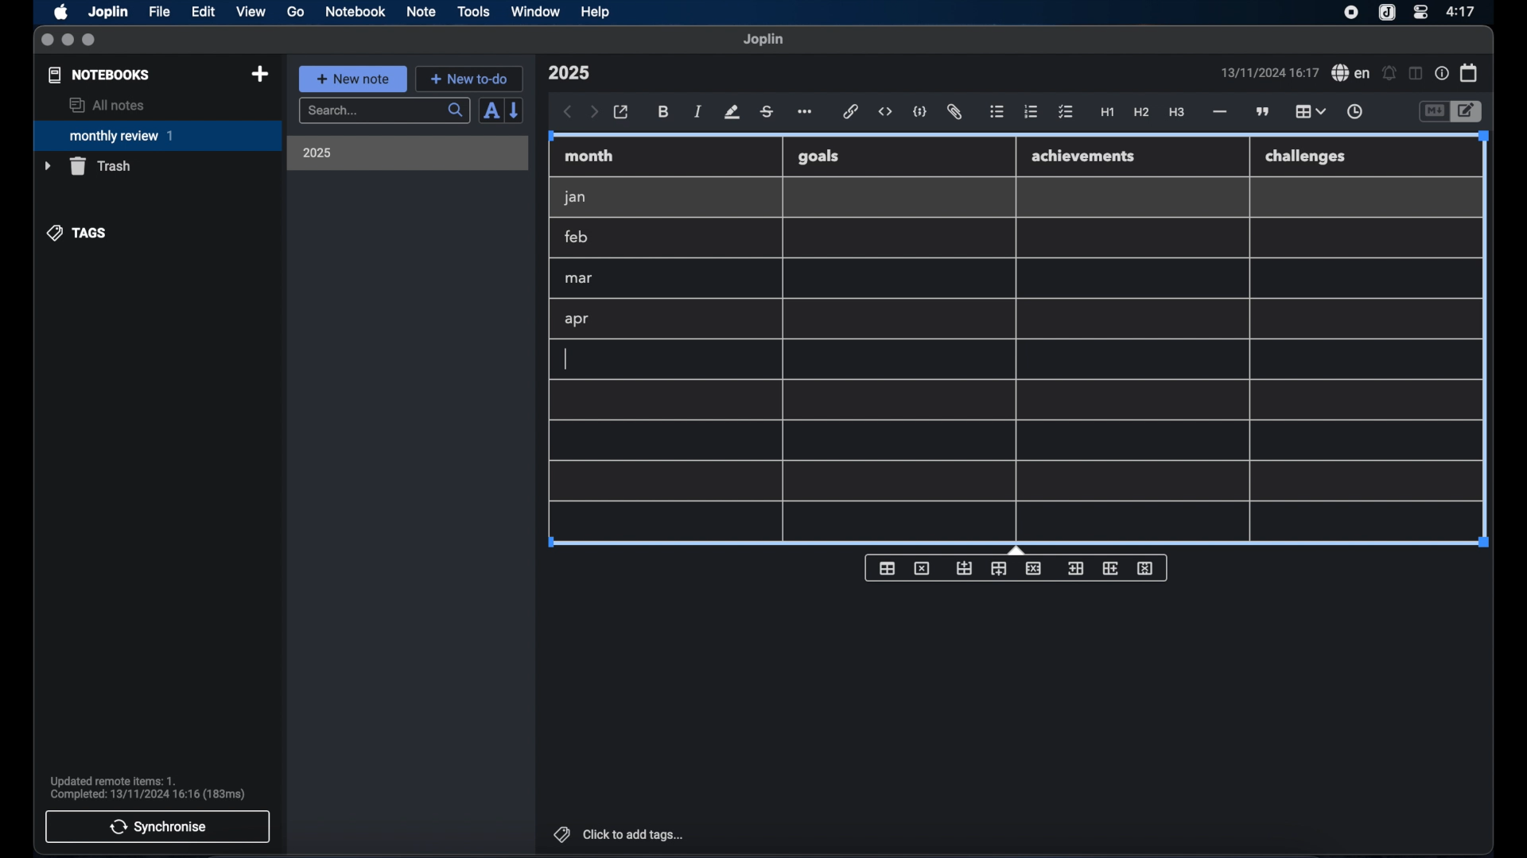  I want to click on toggle editor, so click(1433, 112).